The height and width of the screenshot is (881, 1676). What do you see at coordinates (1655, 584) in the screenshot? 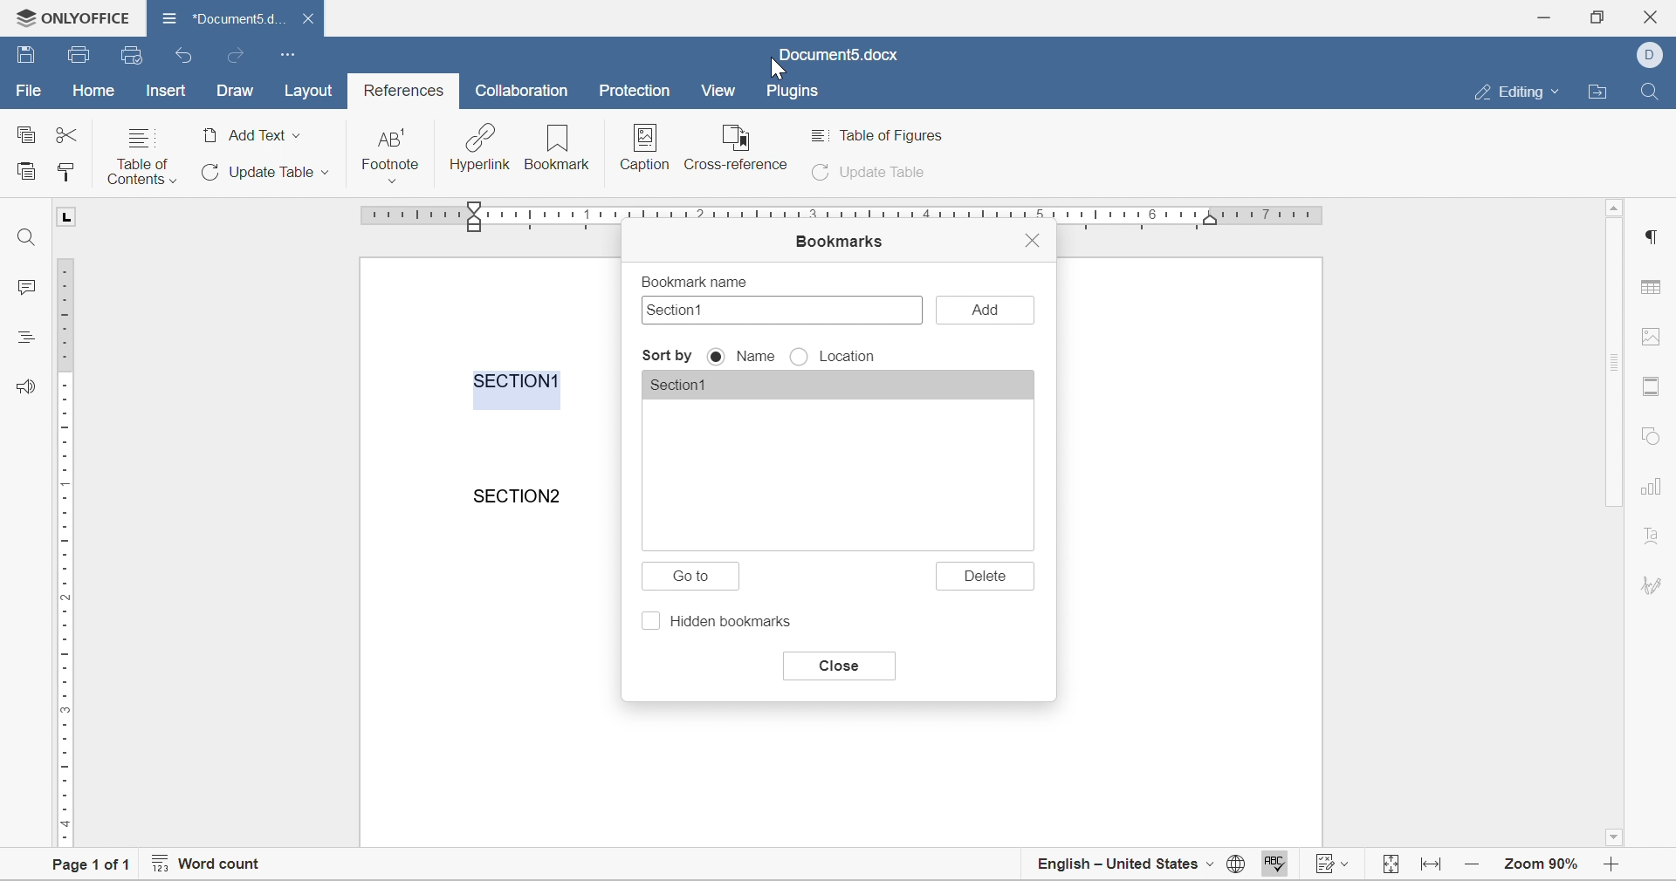
I see `signature settings` at bounding box center [1655, 584].